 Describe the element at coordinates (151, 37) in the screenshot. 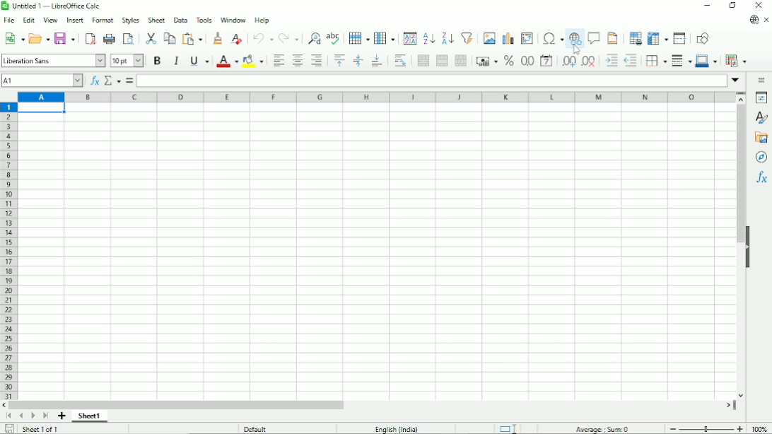

I see `Cut` at that location.